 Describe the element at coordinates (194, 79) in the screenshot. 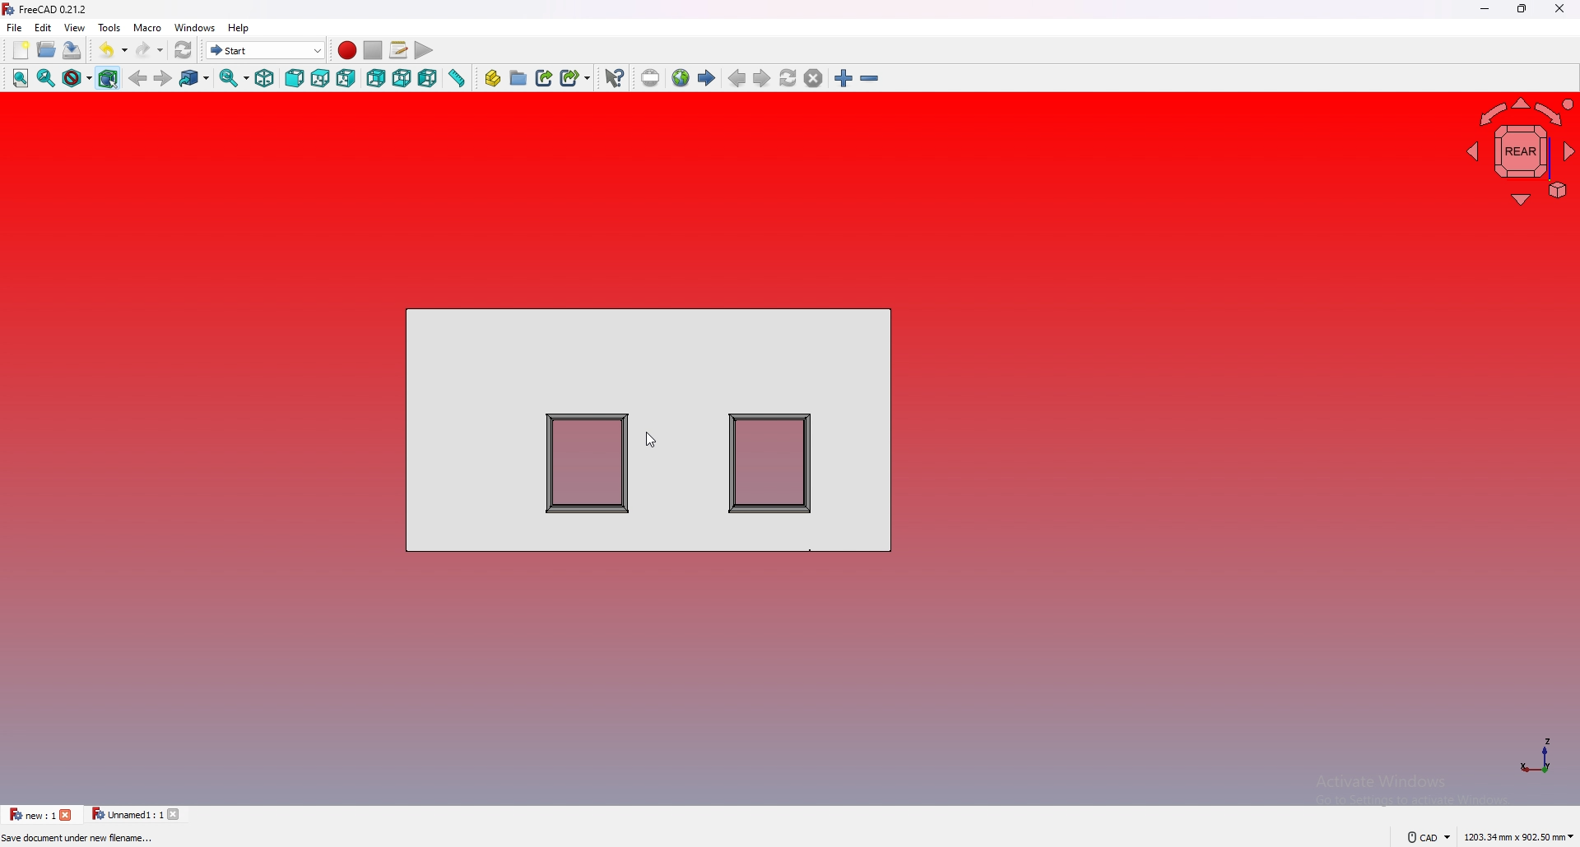

I see `go to linked object` at that location.